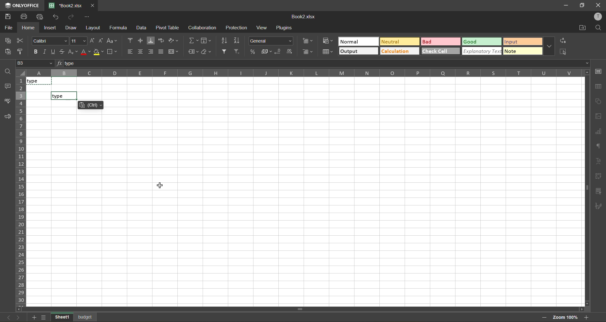 This screenshot has height=322, width=606. What do you see at coordinates (87, 18) in the screenshot?
I see `customize quick access toolbar` at bounding box center [87, 18].